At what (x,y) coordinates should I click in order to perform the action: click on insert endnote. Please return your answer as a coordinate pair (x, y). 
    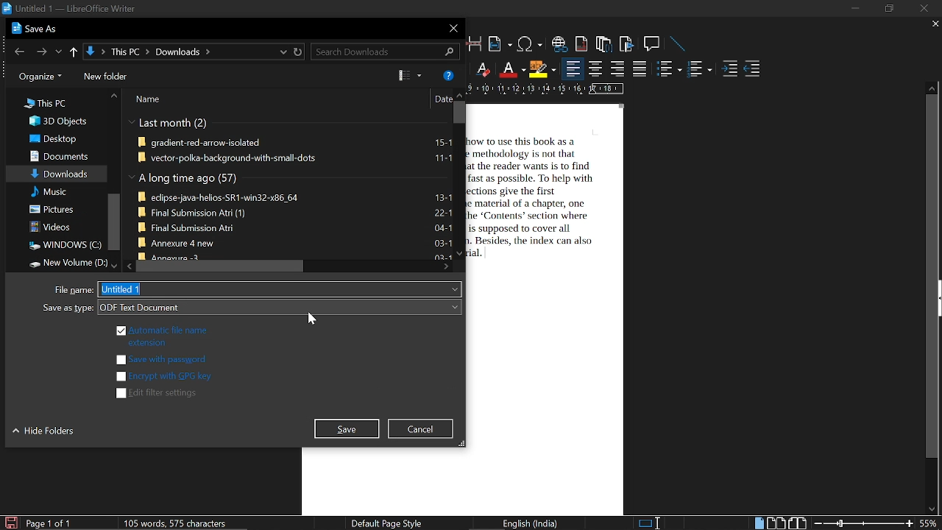
    Looking at the image, I should click on (603, 43).